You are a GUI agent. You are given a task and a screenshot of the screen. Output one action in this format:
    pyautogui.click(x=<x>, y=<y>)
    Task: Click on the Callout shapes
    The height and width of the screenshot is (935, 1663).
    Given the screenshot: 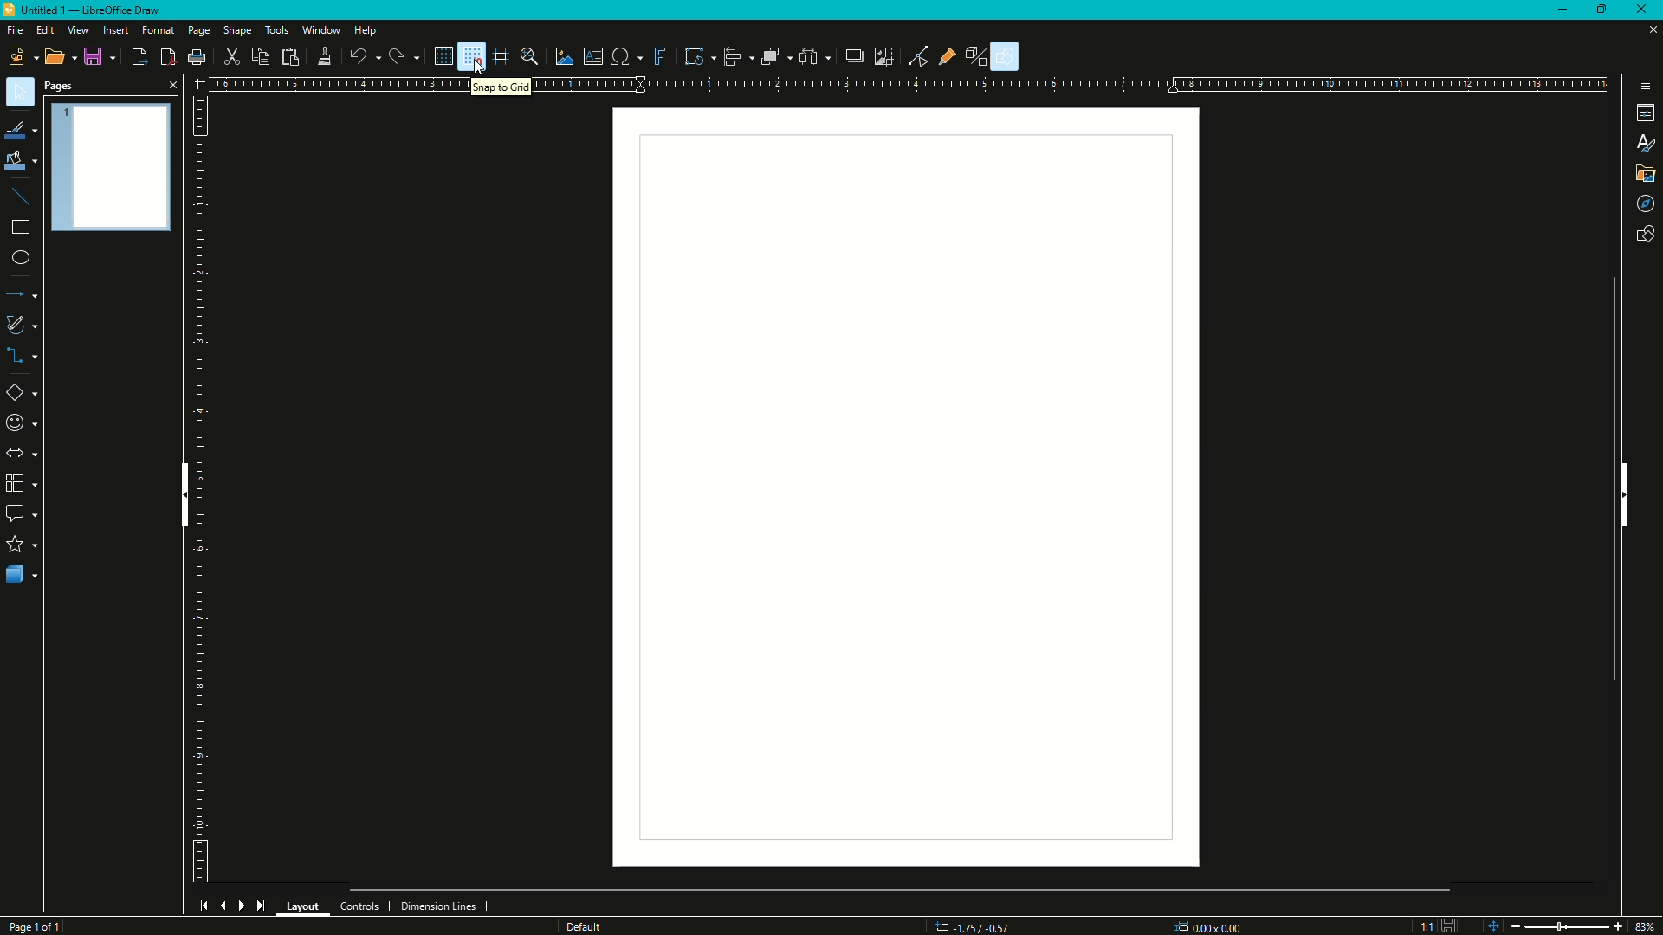 What is the action you would take?
    pyautogui.click(x=32, y=513)
    